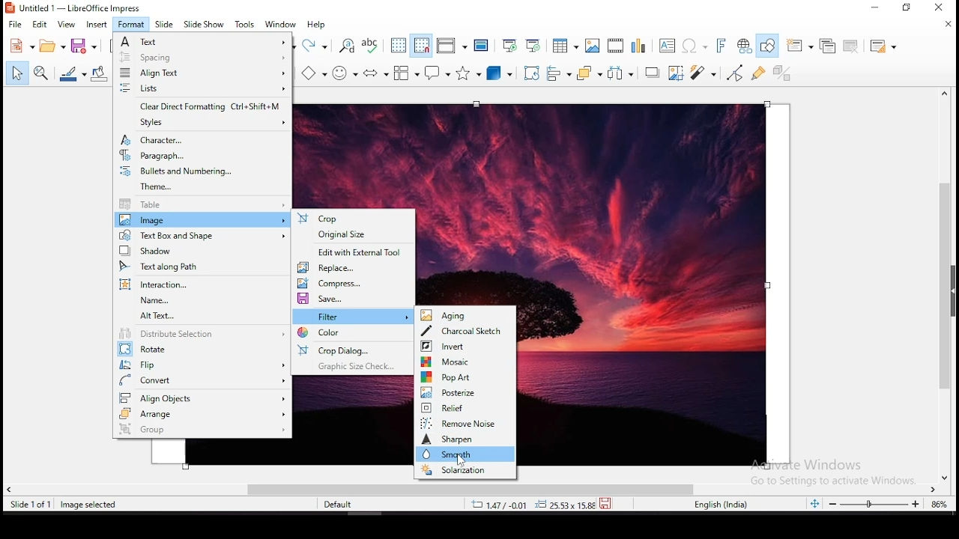 The image size is (959, 539). What do you see at coordinates (354, 366) in the screenshot?
I see `graphic size check` at bounding box center [354, 366].